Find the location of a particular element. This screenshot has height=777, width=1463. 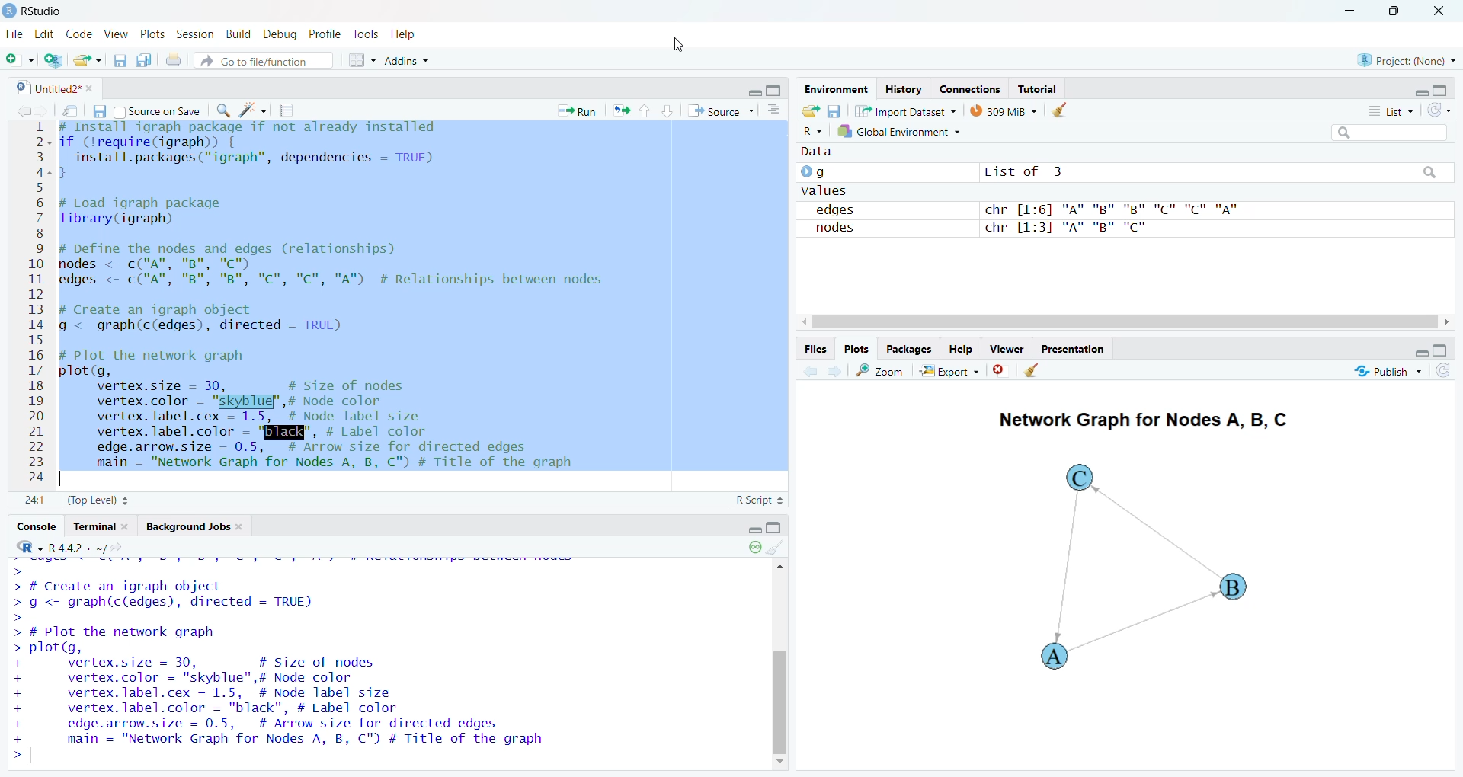

add script is located at coordinates (50, 60).